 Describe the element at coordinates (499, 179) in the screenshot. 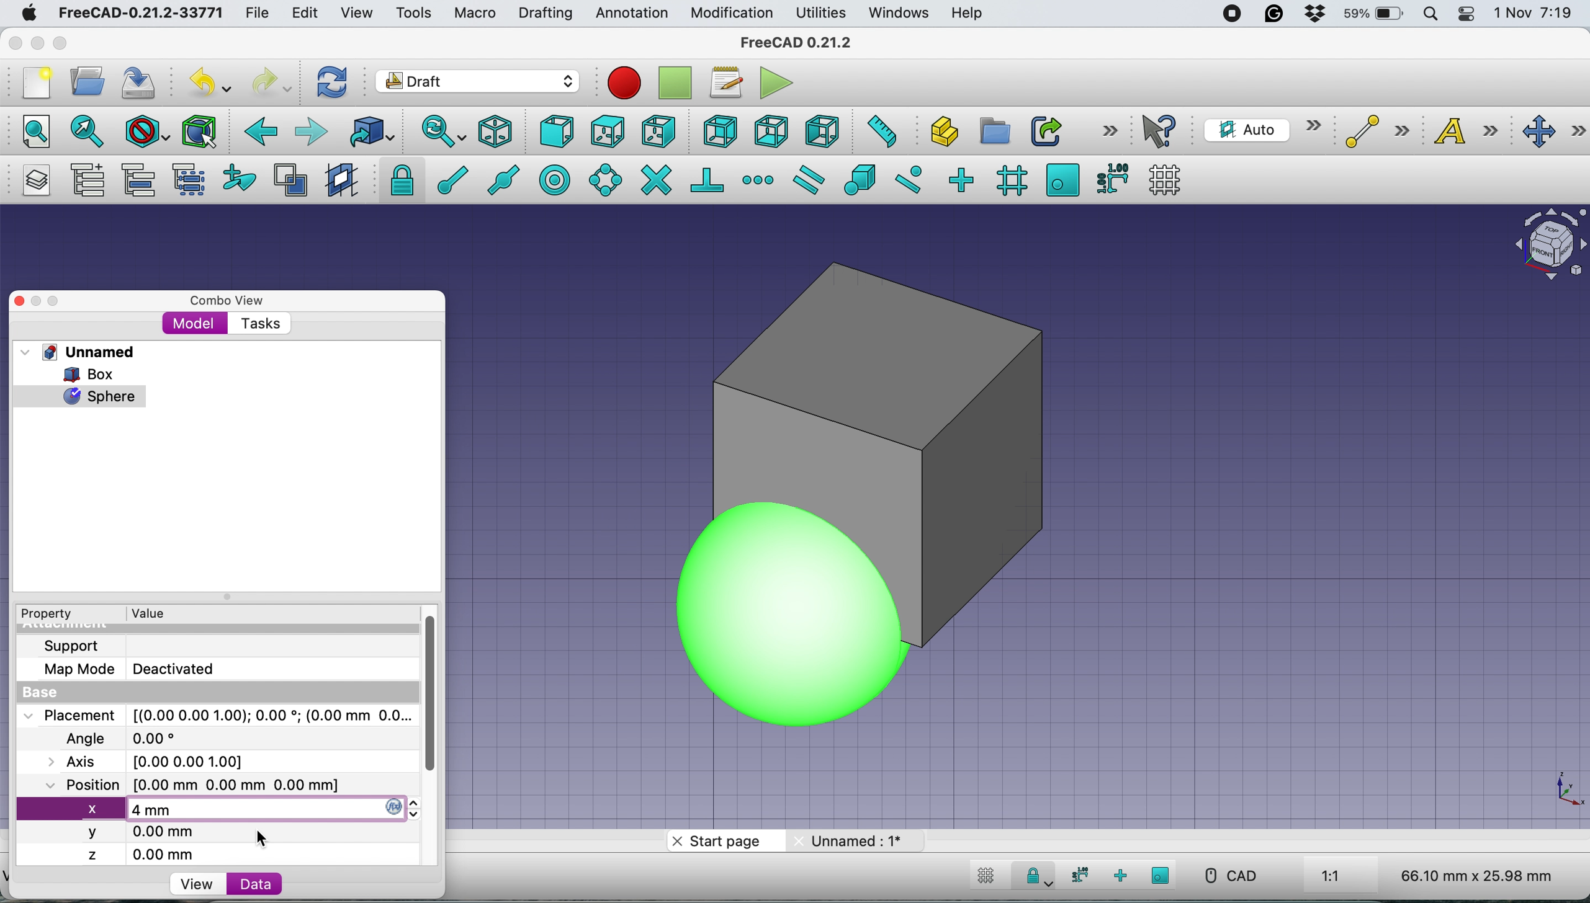

I see `snap midpoint` at that location.